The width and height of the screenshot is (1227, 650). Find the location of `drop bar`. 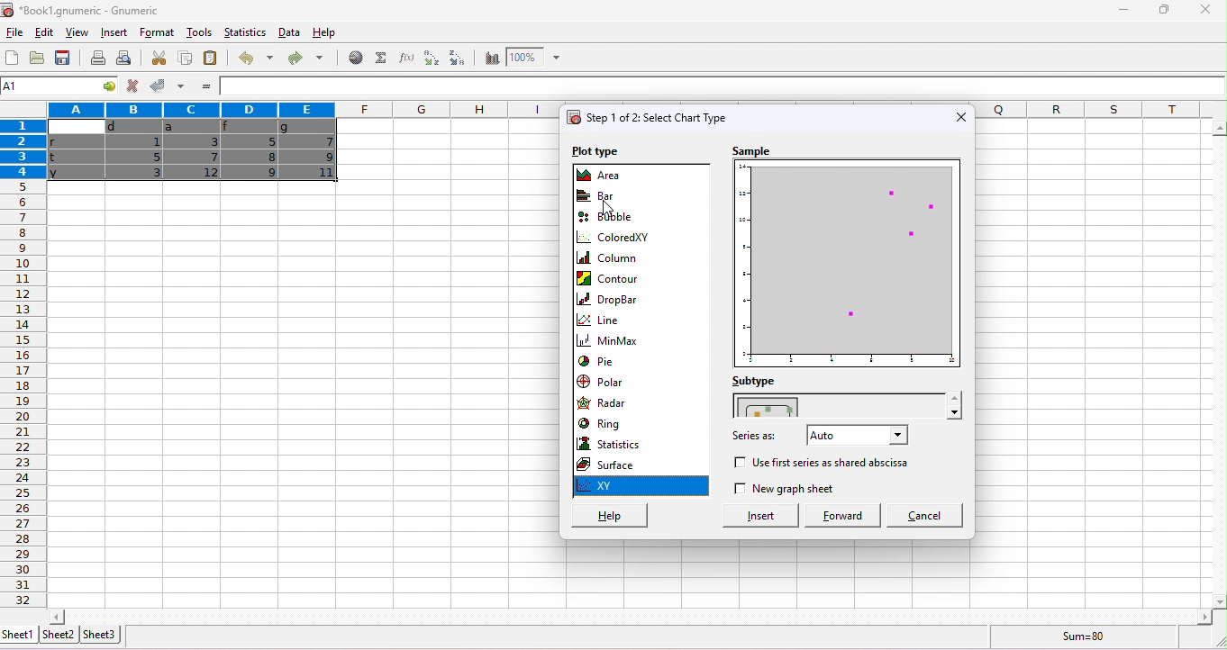

drop bar is located at coordinates (612, 301).